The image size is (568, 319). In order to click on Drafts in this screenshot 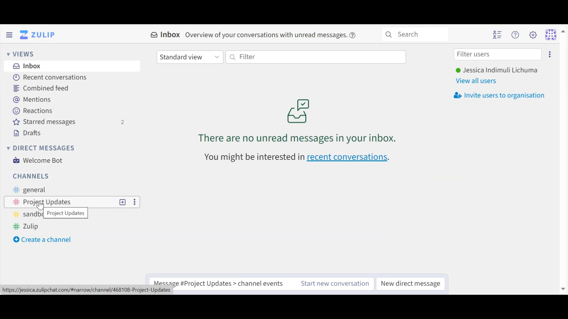, I will do `click(30, 132)`.